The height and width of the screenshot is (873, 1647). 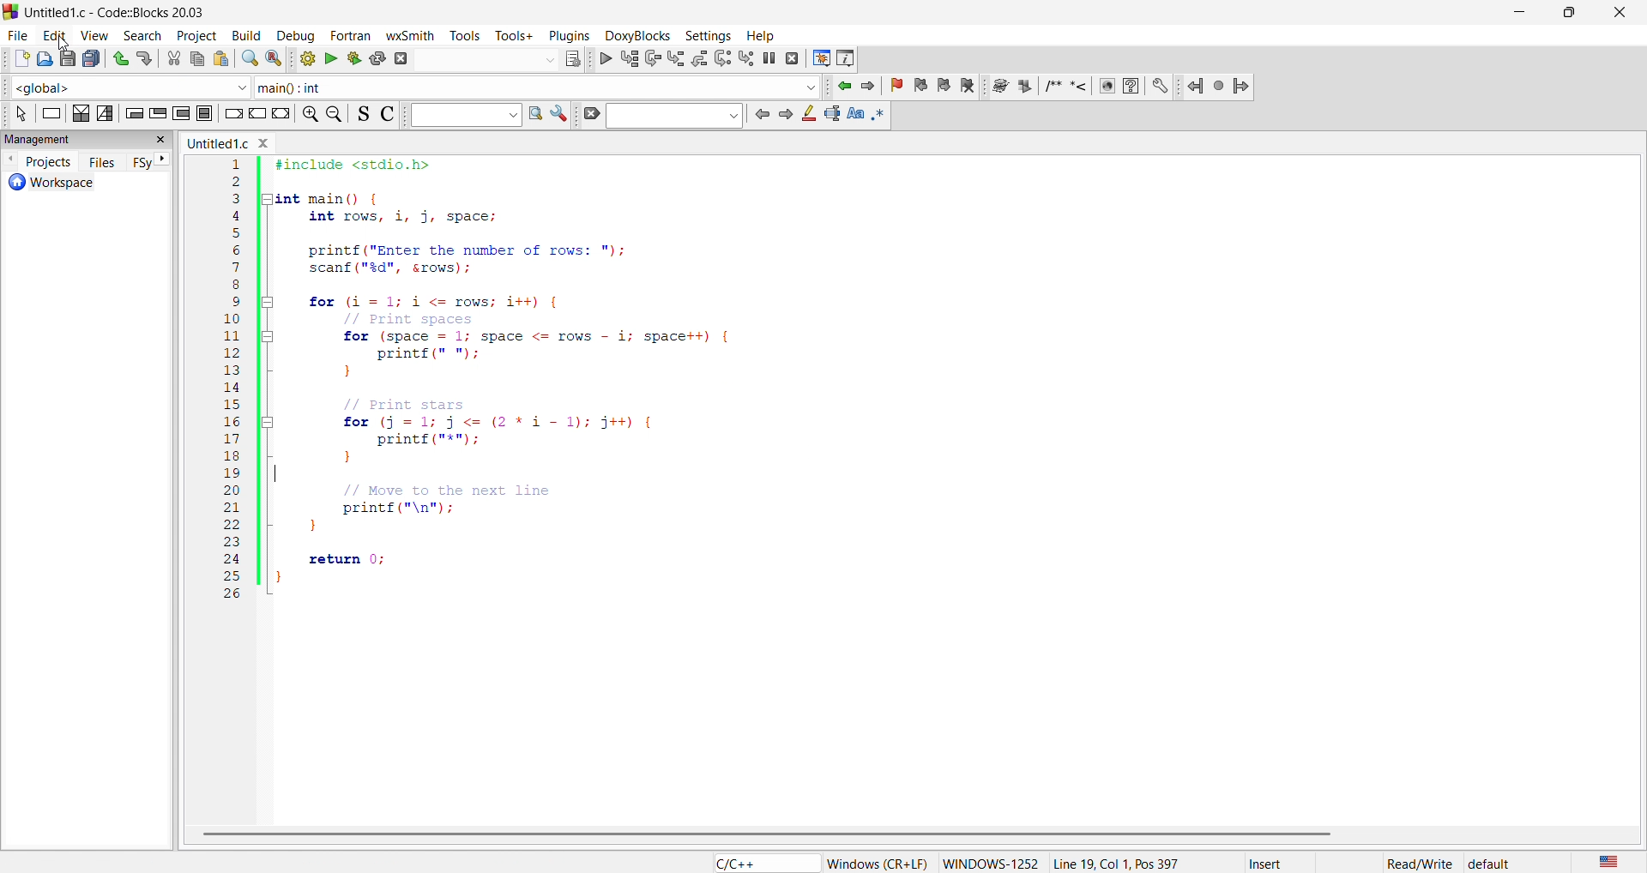 I want to click on minimize, so click(x=1520, y=11).